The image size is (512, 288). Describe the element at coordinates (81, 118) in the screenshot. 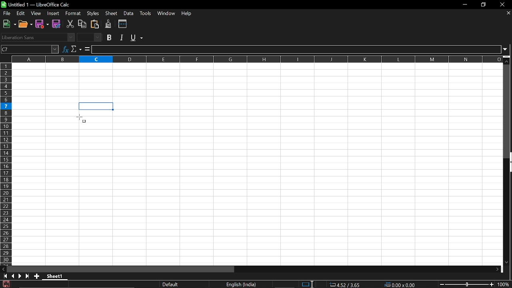

I see `Cursor` at that location.